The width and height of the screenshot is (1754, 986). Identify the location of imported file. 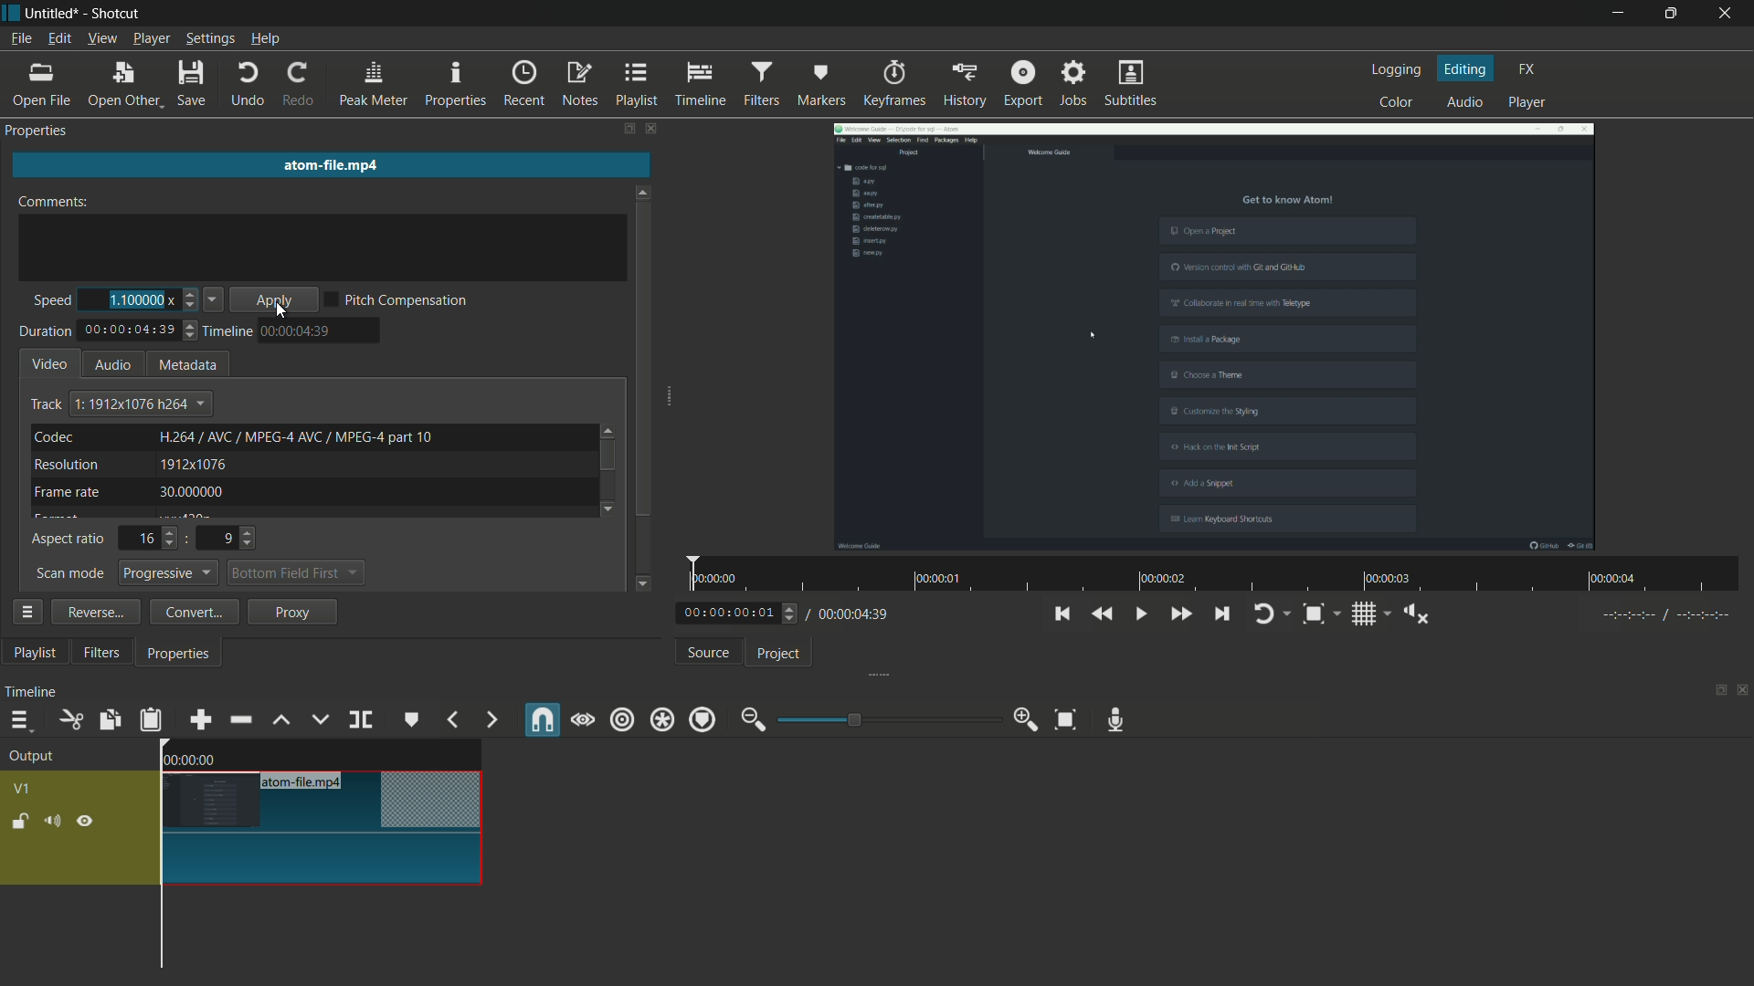
(1216, 336).